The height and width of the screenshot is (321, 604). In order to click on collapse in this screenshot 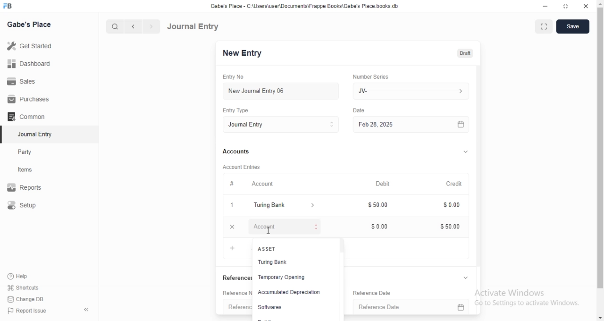, I will do `click(465, 152)`.